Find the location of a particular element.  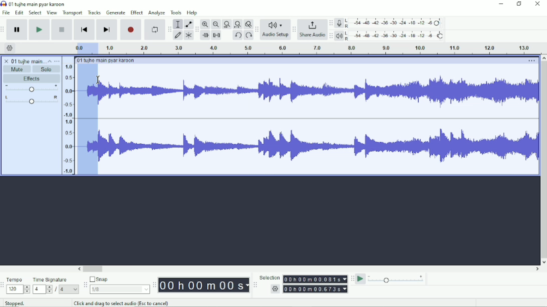

Audacity share audio toolbar is located at coordinates (294, 30).